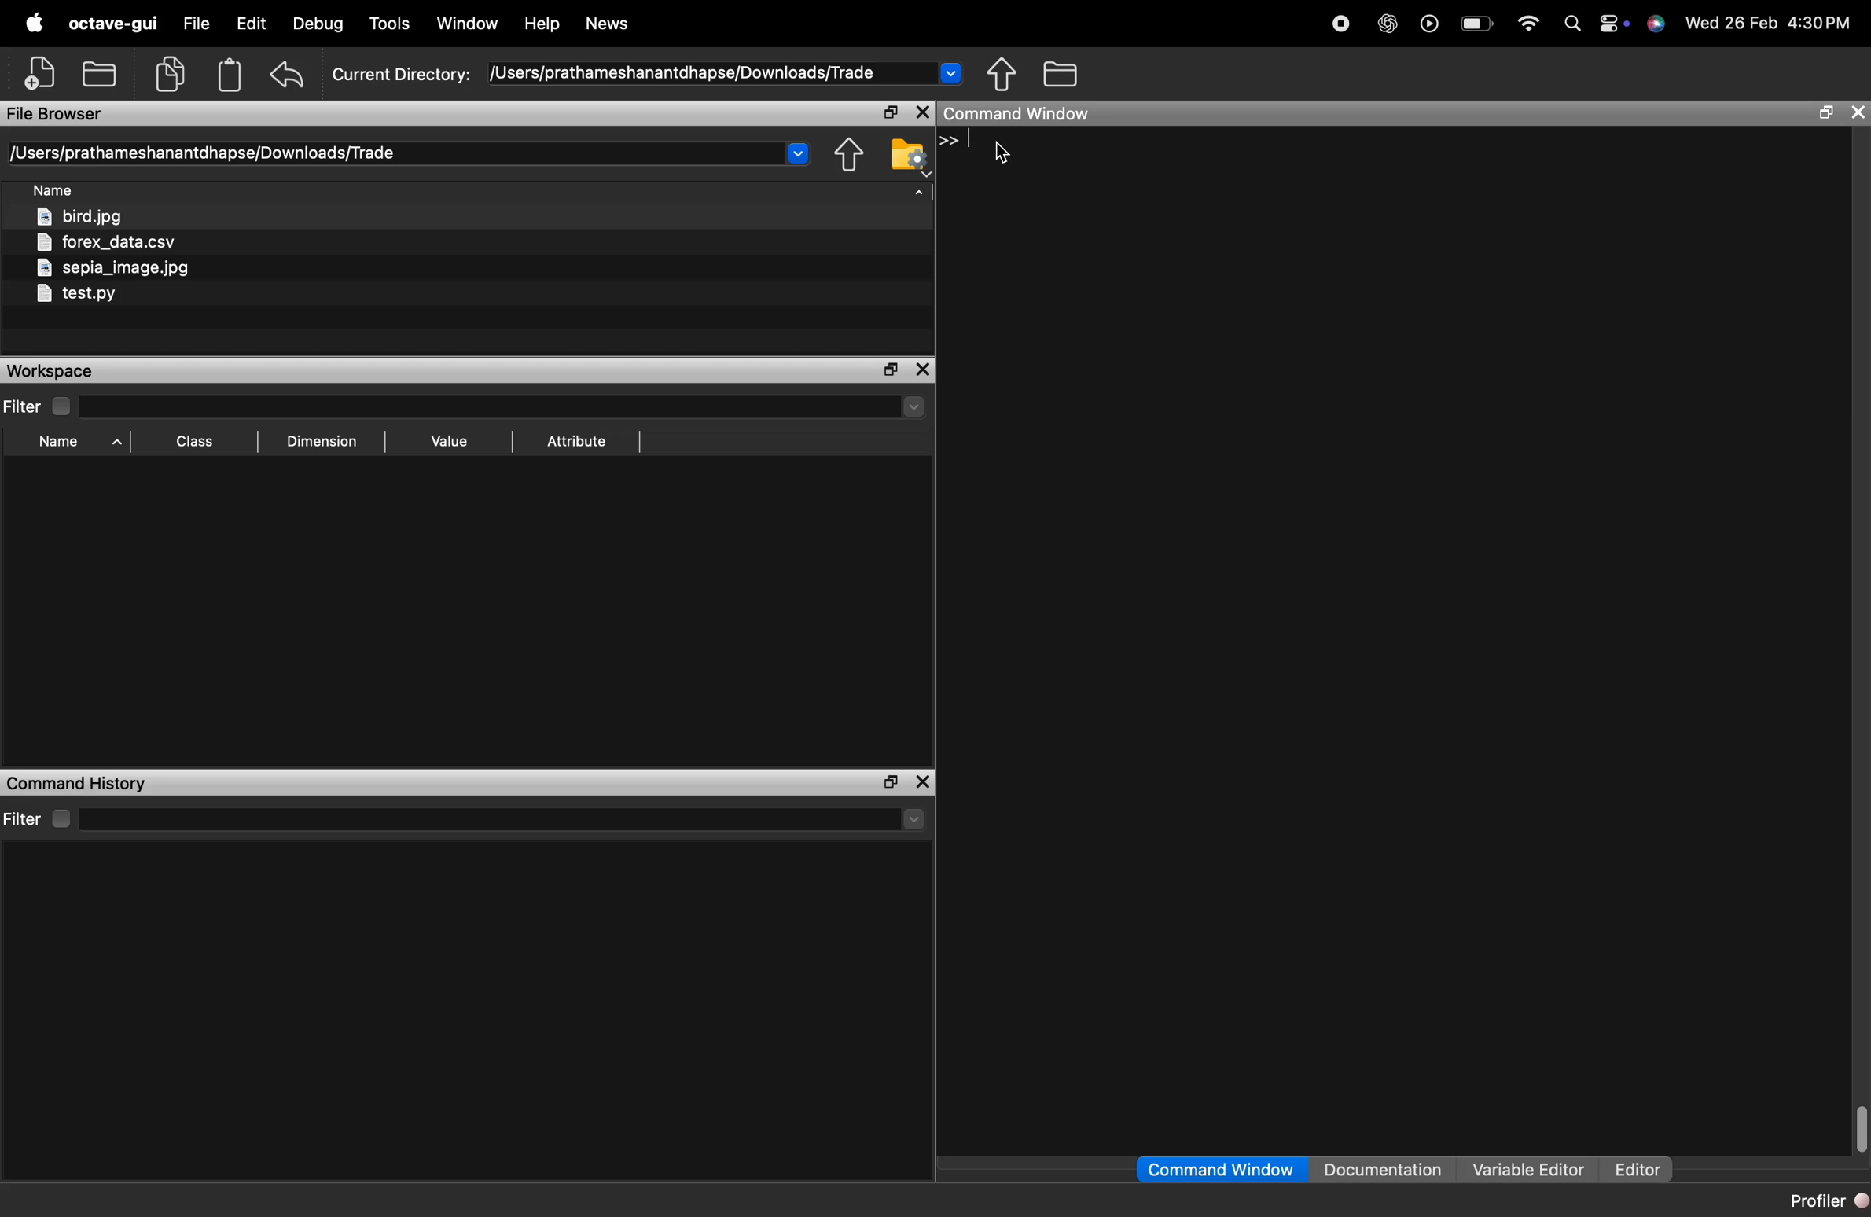 The height and width of the screenshot is (1217, 1871). What do you see at coordinates (196, 22) in the screenshot?
I see `file` at bounding box center [196, 22].